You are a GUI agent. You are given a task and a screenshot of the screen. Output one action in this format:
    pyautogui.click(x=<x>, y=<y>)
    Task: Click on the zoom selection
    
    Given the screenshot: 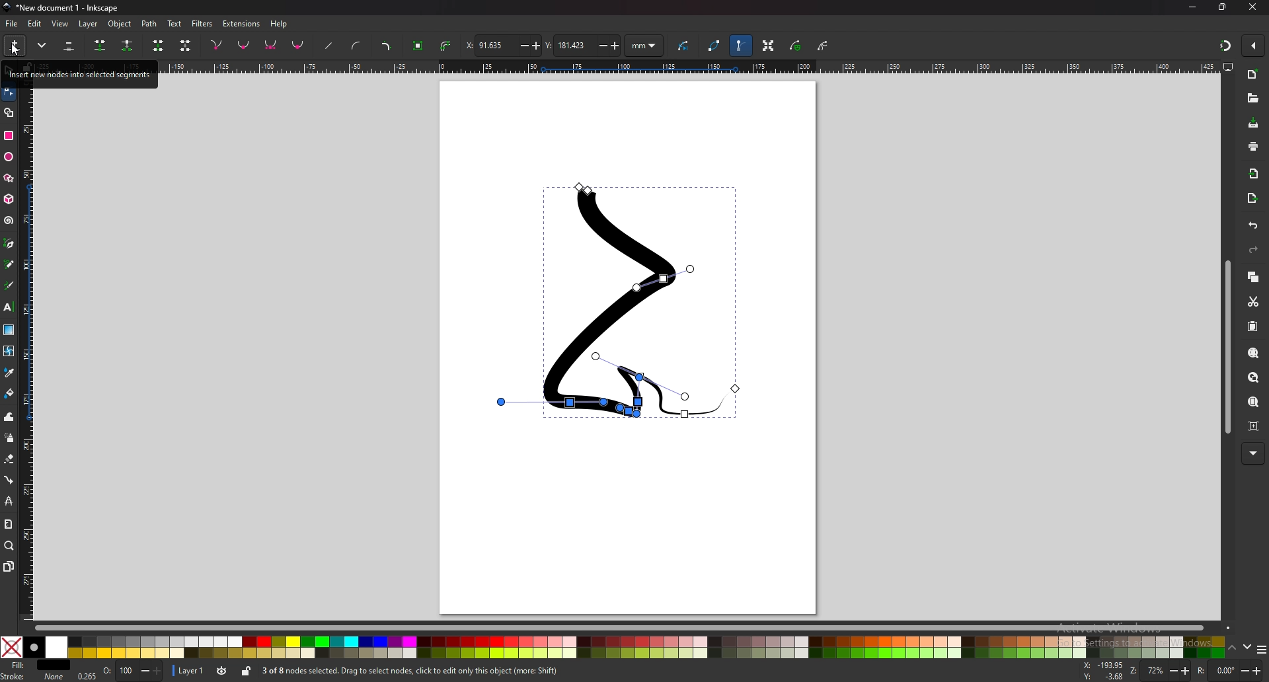 What is the action you would take?
    pyautogui.click(x=1254, y=353)
    